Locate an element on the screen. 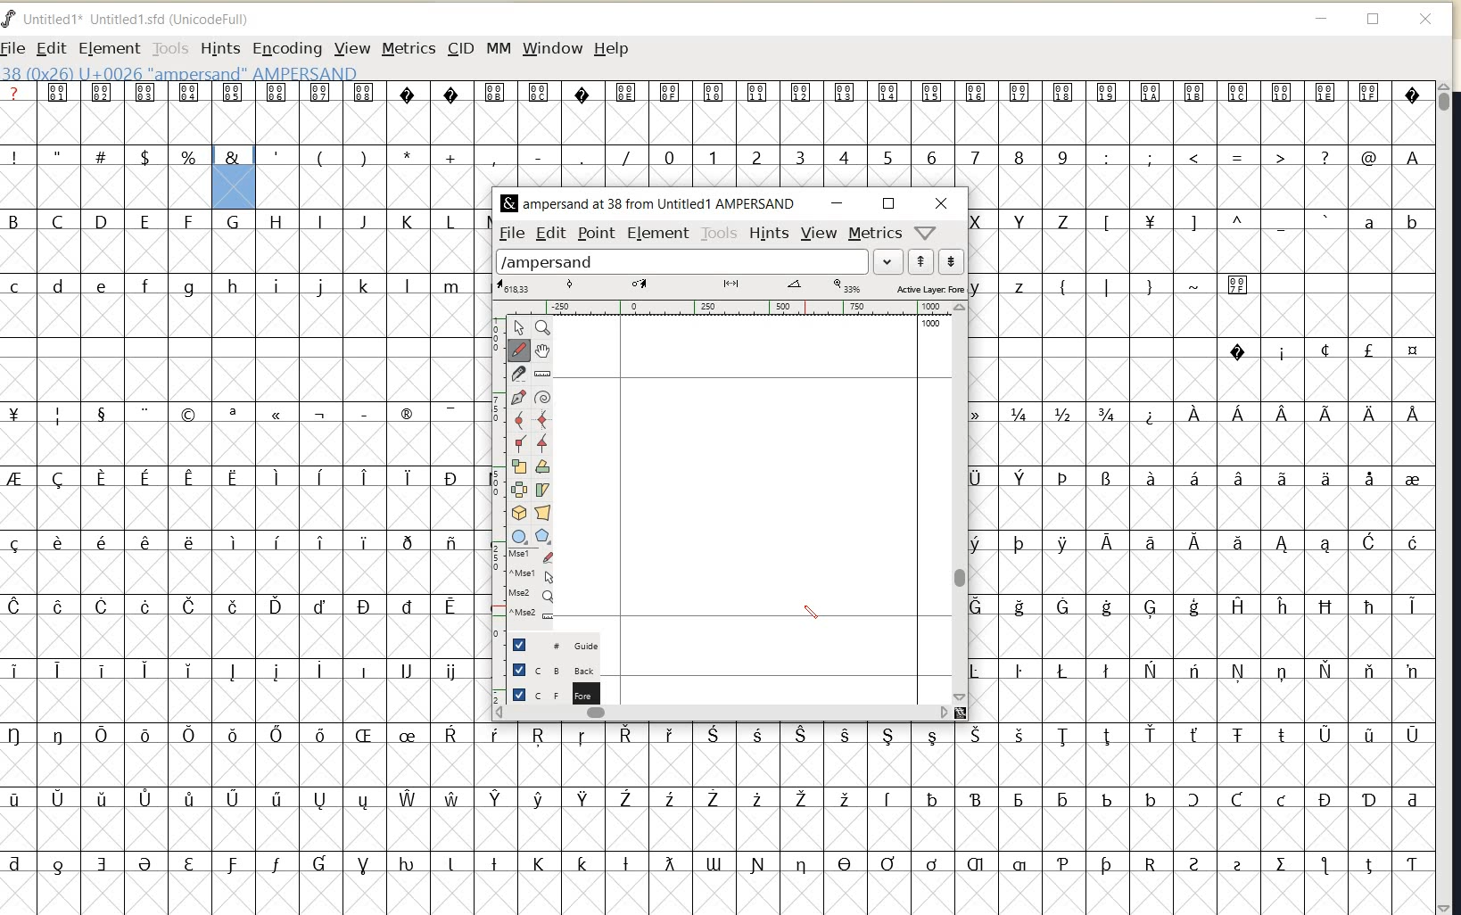 Image resolution: width=1461 pixels, height=915 pixels. scale the selection is located at coordinates (517, 466).